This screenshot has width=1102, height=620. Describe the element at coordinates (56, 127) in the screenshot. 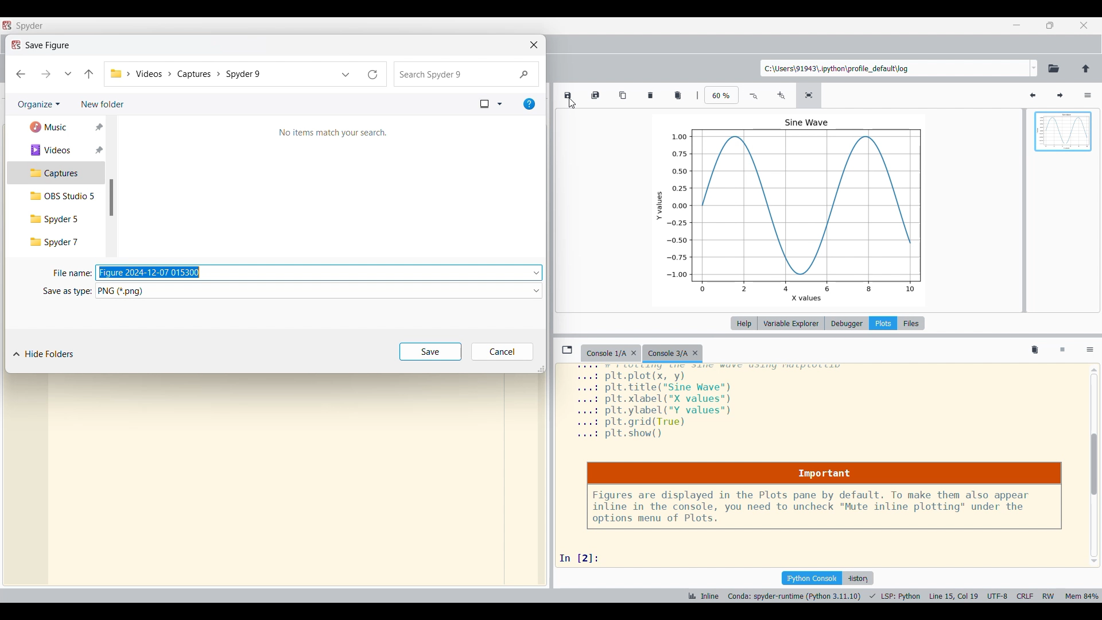

I see `Music` at that location.